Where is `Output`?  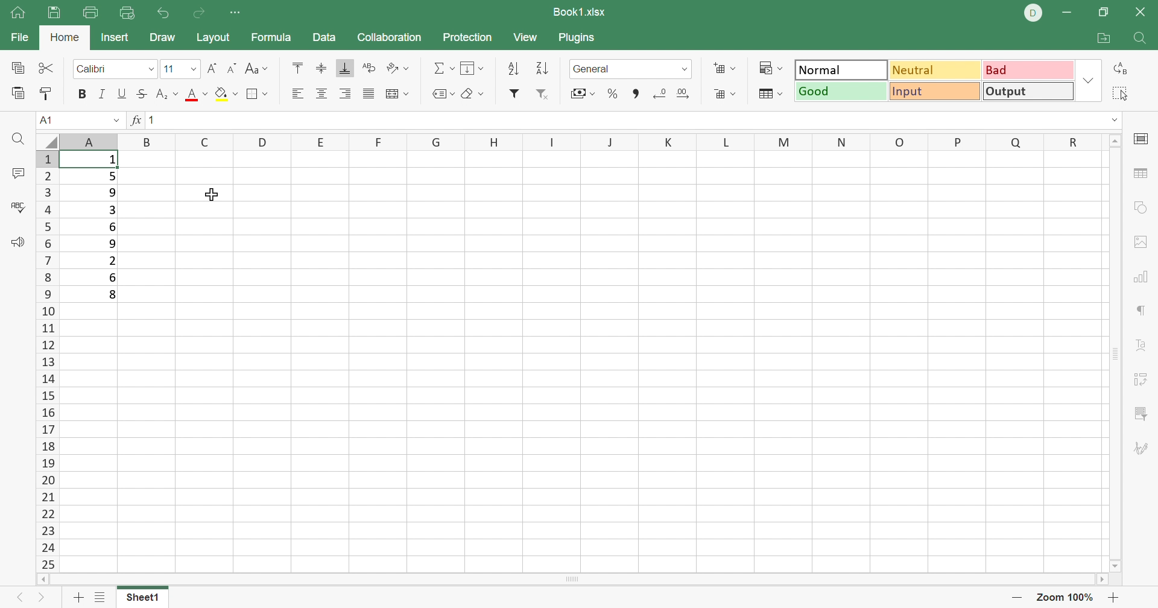
Output is located at coordinates (1025, 90).